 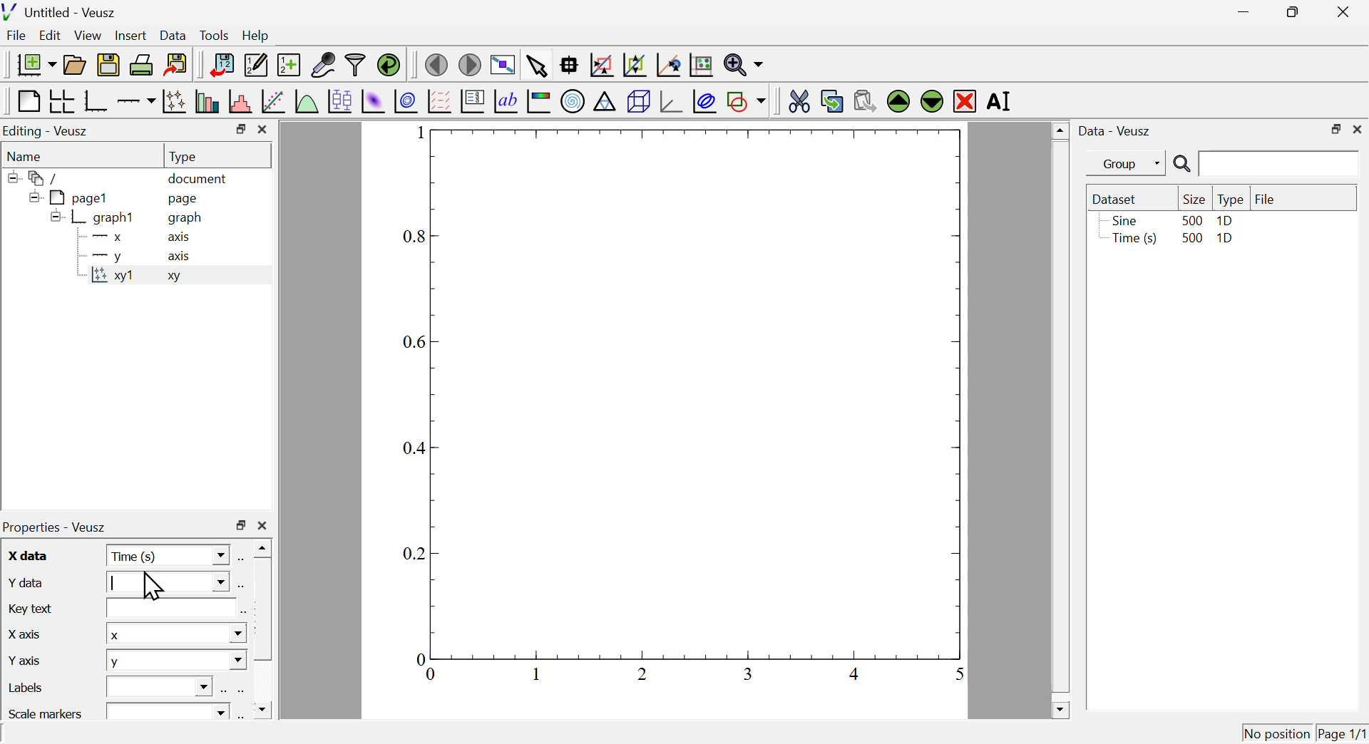 I want to click on text box, so click(x=168, y=710).